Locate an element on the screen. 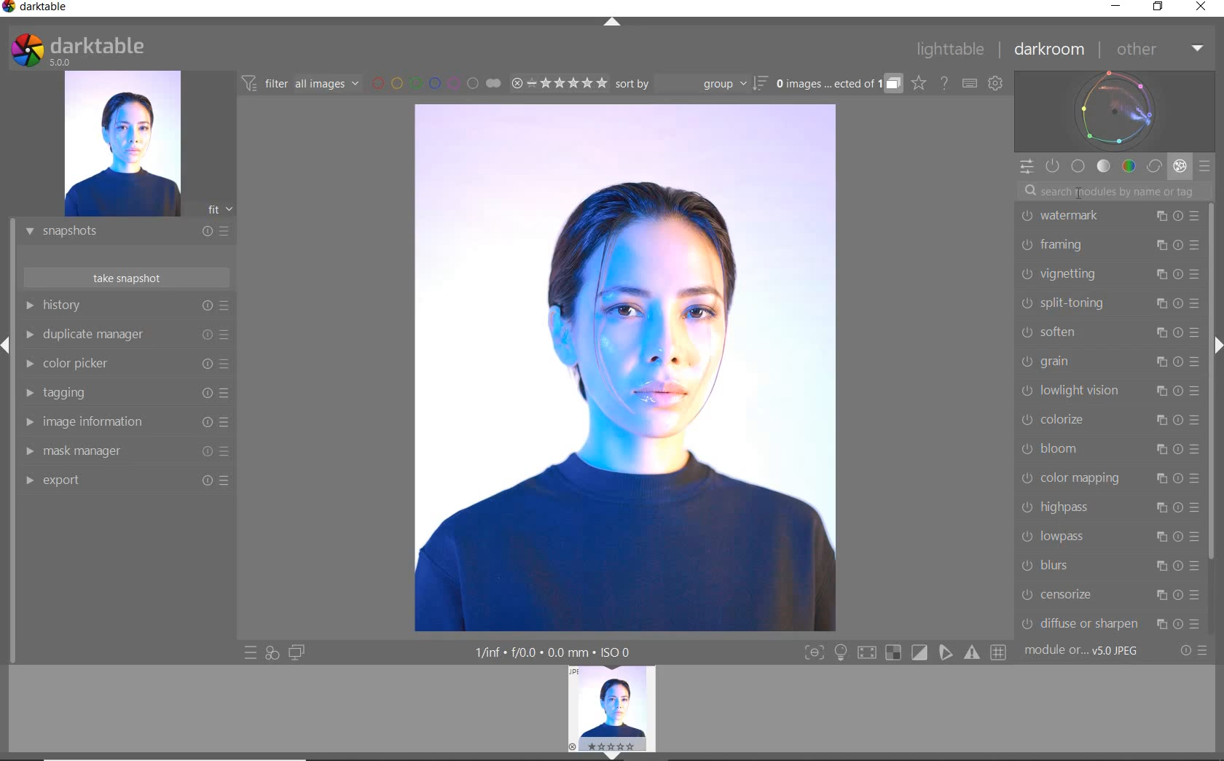 This screenshot has height=761, width=1224. CLICK TO CHANGE THE OVERLAYS SHOWN ON THUMBNAILS is located at coordinates (919, 83).